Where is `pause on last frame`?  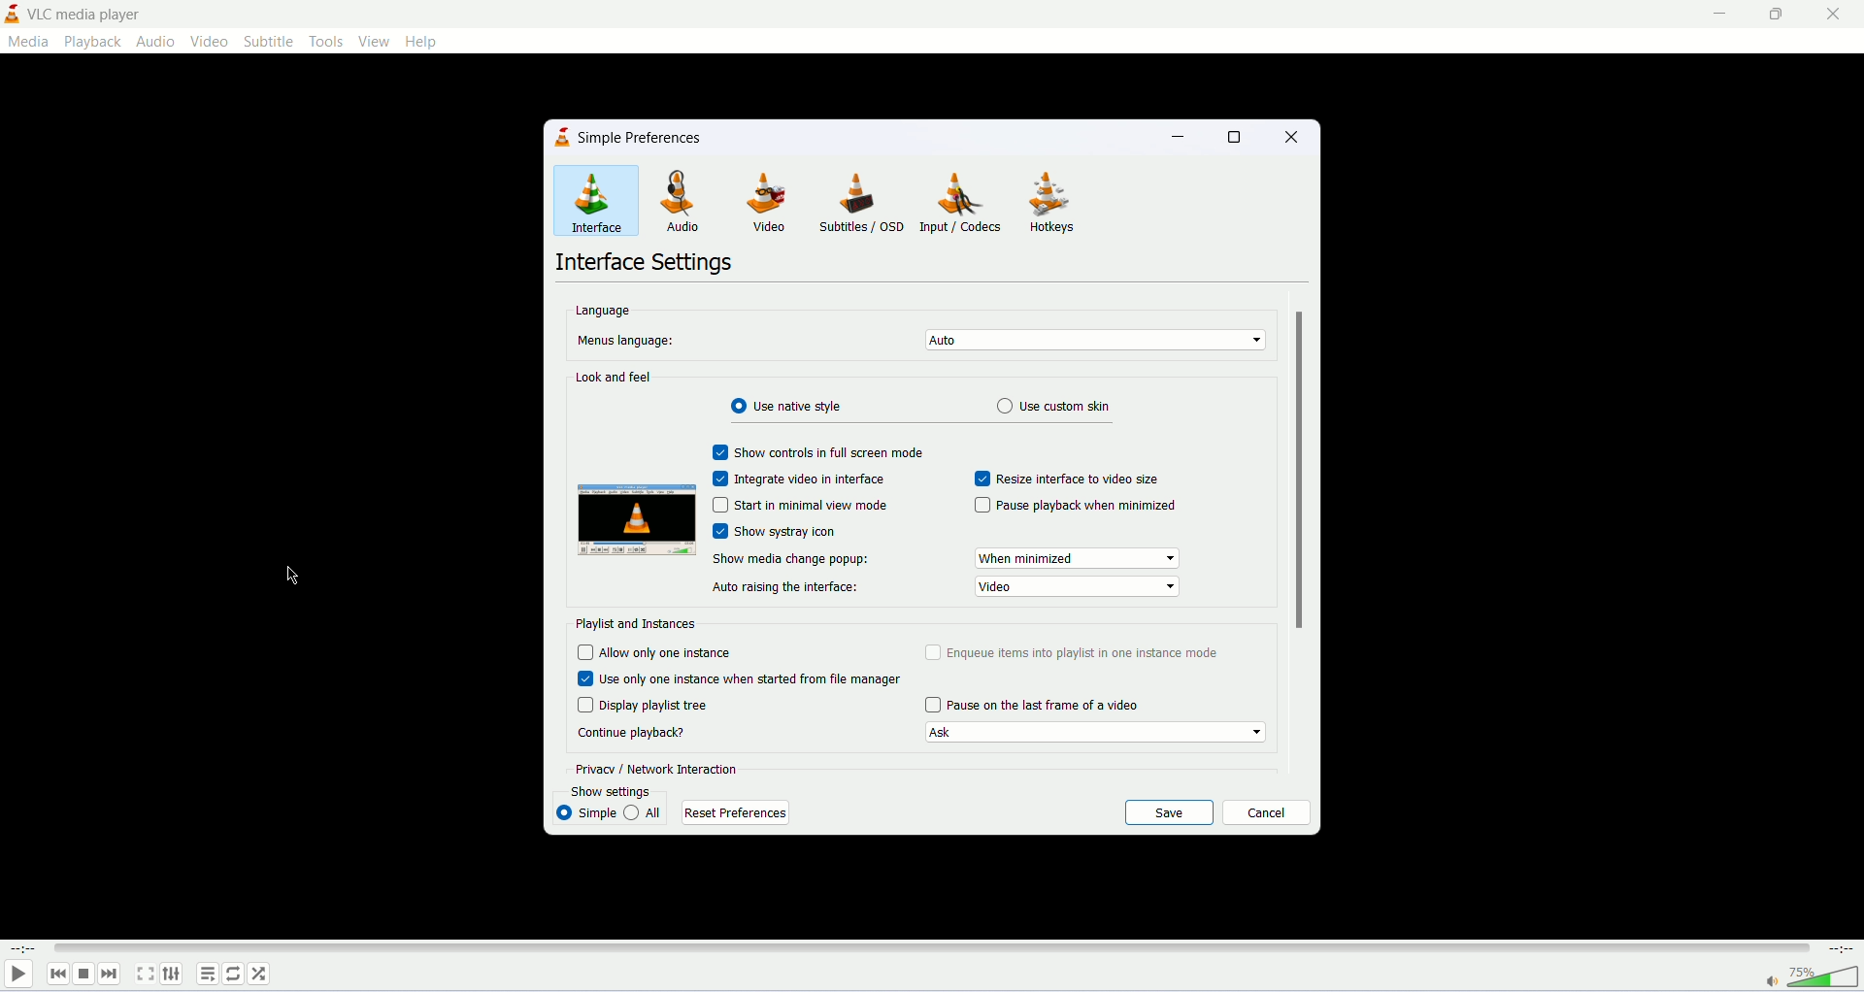 pause on last frame is located at coordinates (1034, 705).